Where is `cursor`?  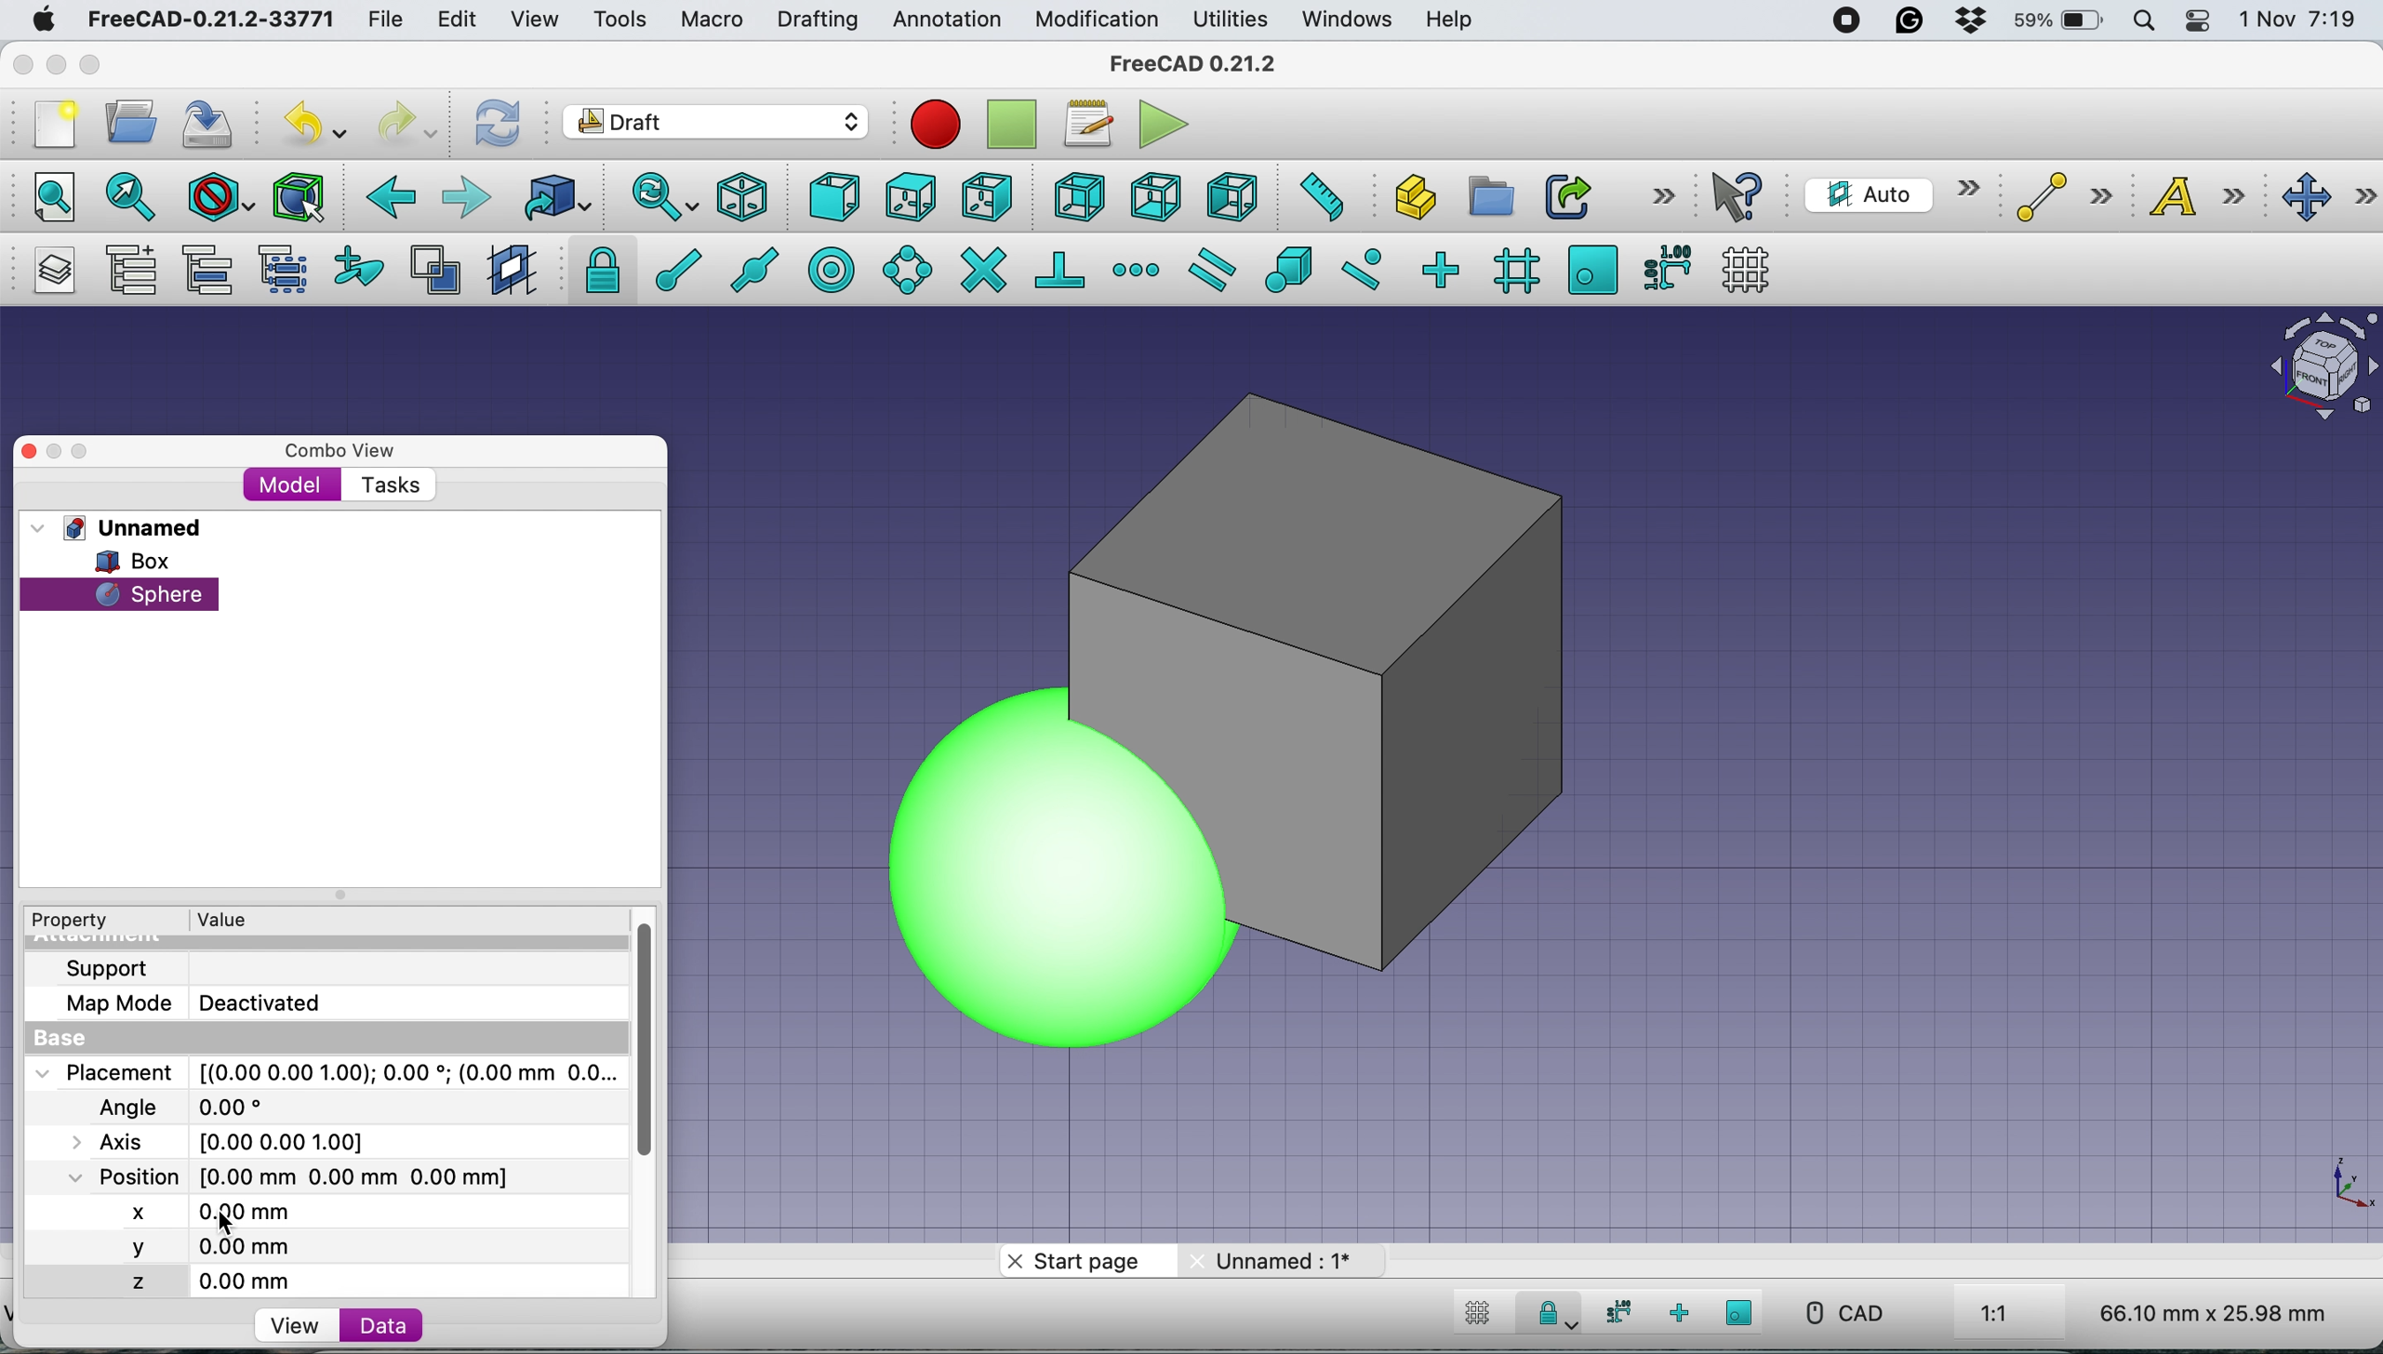 cursor is located at coordinates (230, 1224).